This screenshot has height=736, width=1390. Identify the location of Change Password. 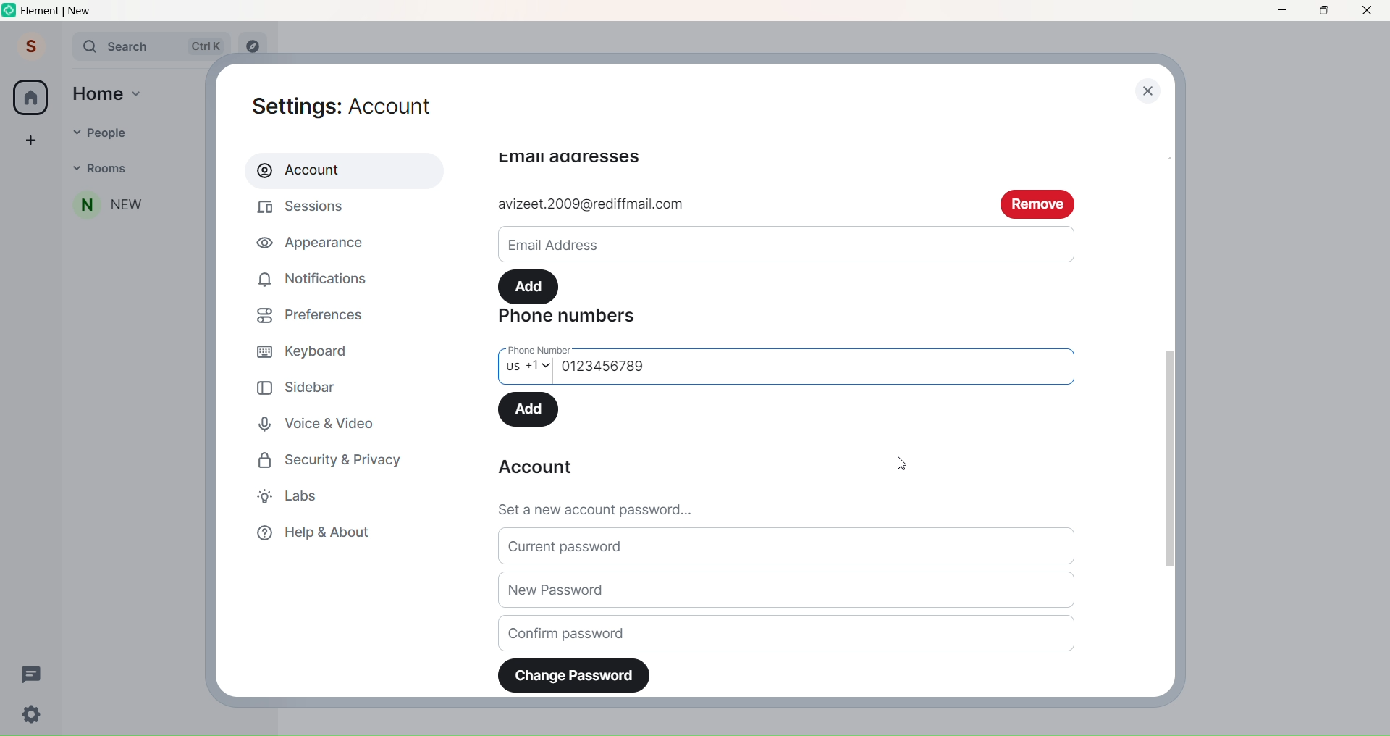
(575, 675).